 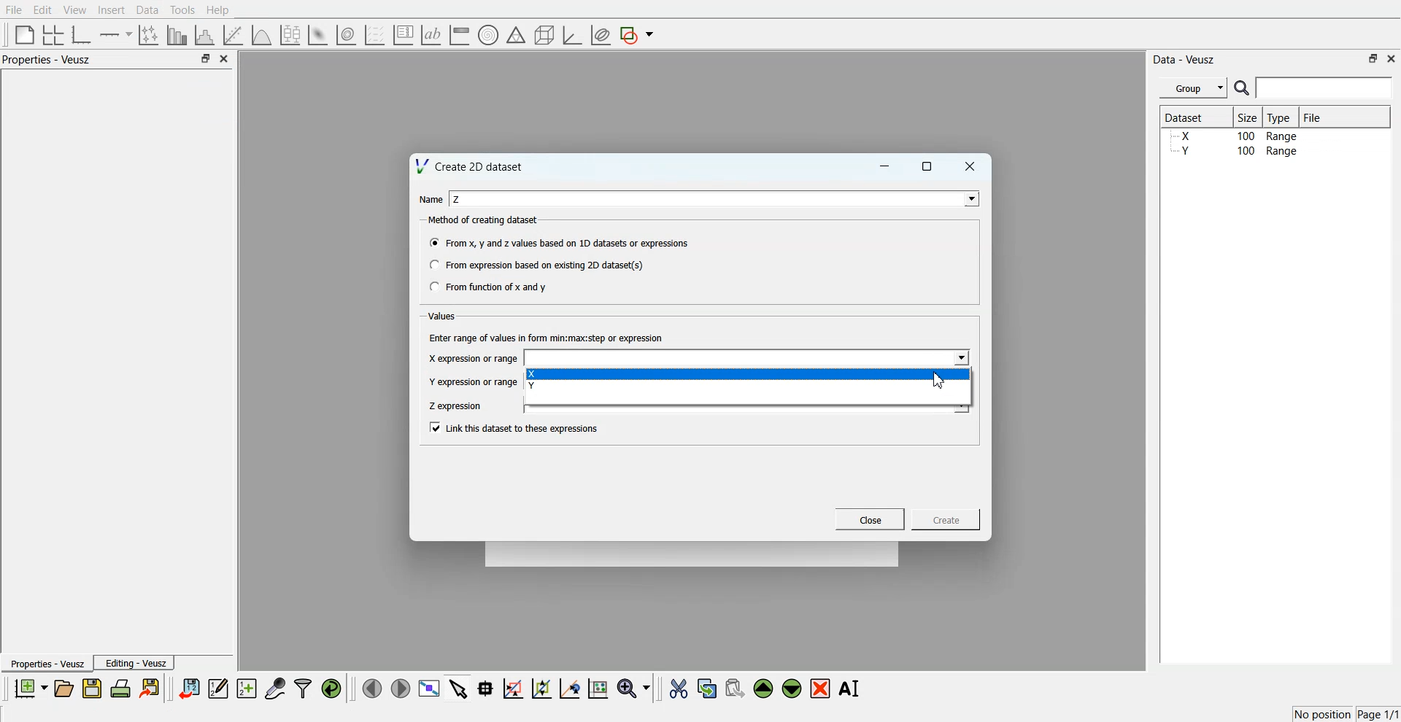 What do you see at coordinates (970, 166) in the screenshot?
I see `Close` at bounding box center [970, 166].